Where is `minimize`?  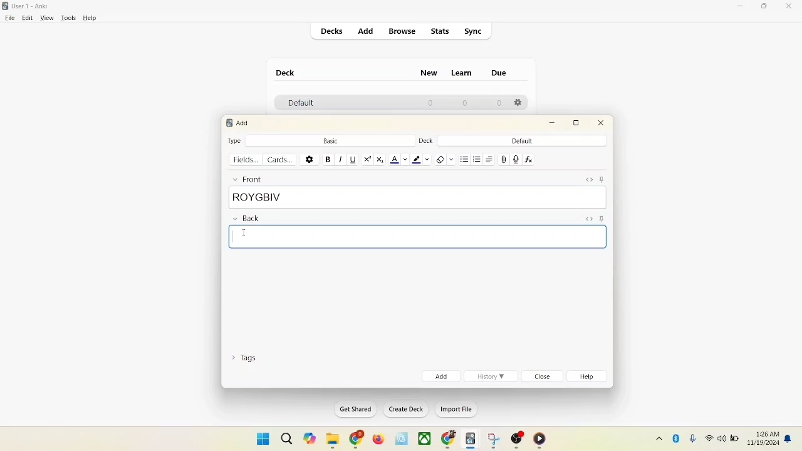
minimize is located at coordinates (553, 123).